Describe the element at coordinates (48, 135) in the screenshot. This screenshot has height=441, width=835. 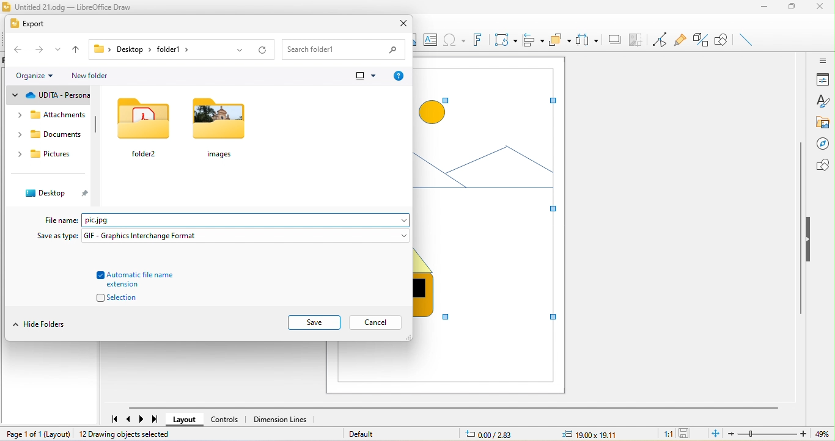
I see ` Documents` at that location.